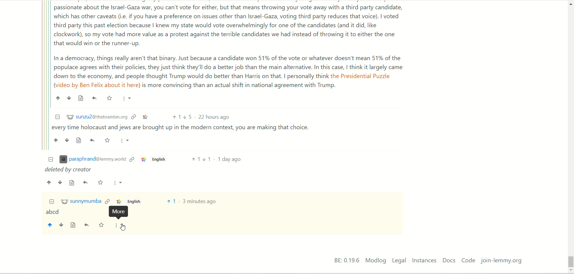 Image resolution: width=574 pixels, height=274 pixels. Describe the element at coordinates (49, 182) in the screenshot. I see `Upvote` at that location.